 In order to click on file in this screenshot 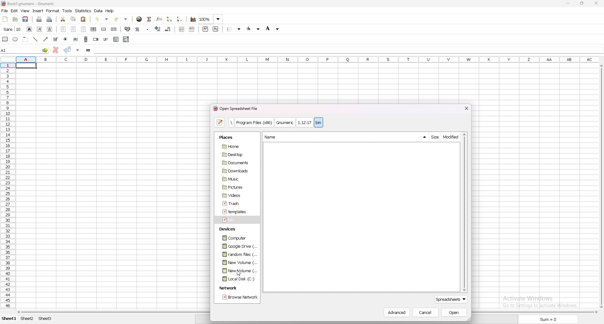, I will do `click(4, 11)`.